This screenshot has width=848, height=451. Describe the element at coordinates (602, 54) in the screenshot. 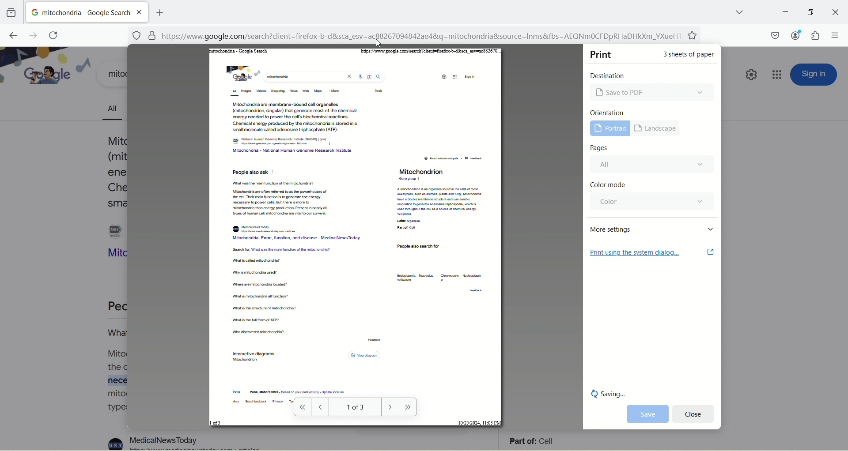

I see `print` at that location.